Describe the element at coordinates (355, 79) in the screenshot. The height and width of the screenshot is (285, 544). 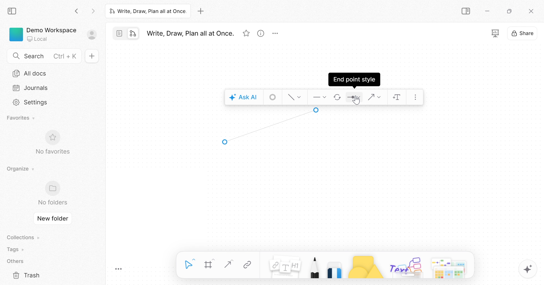
I see `End point style` at that location.